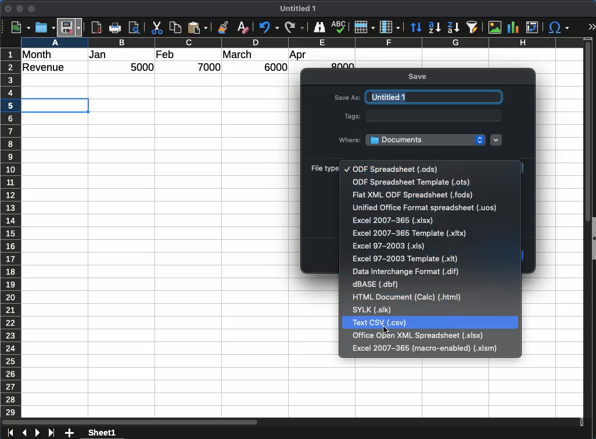 This screenshot has height=439, width=596. I want to click on redo, so click(293, 27).